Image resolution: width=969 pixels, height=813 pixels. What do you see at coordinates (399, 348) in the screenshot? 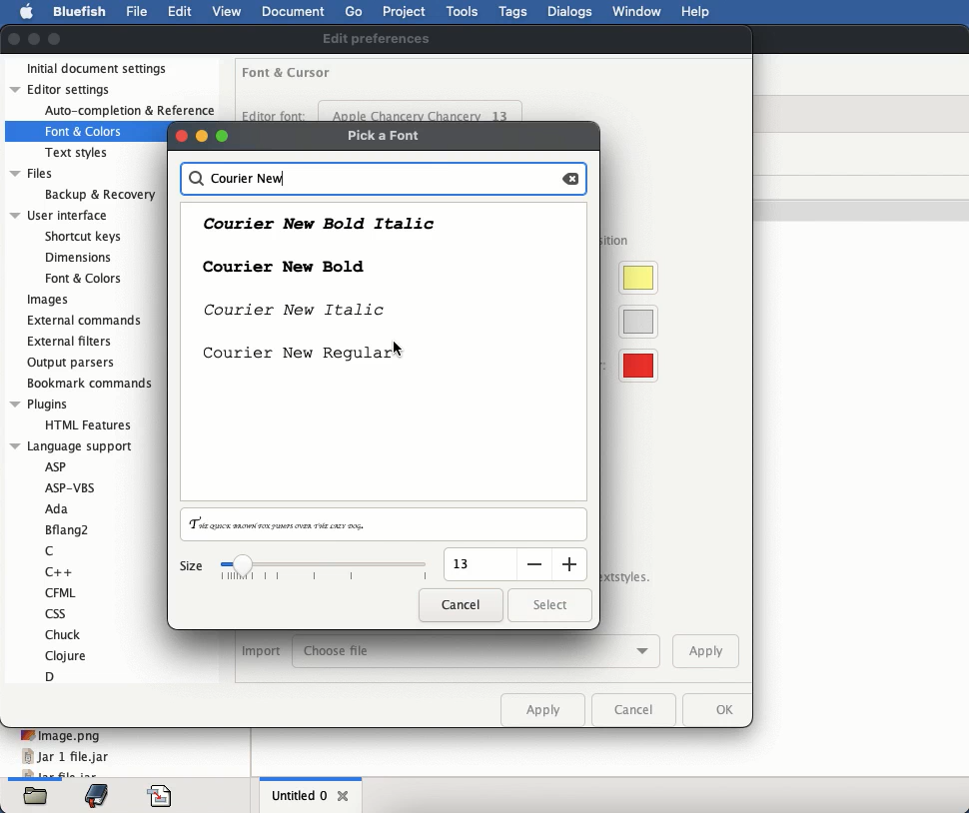
I see `Cursor` at bounding box center [399, 348].